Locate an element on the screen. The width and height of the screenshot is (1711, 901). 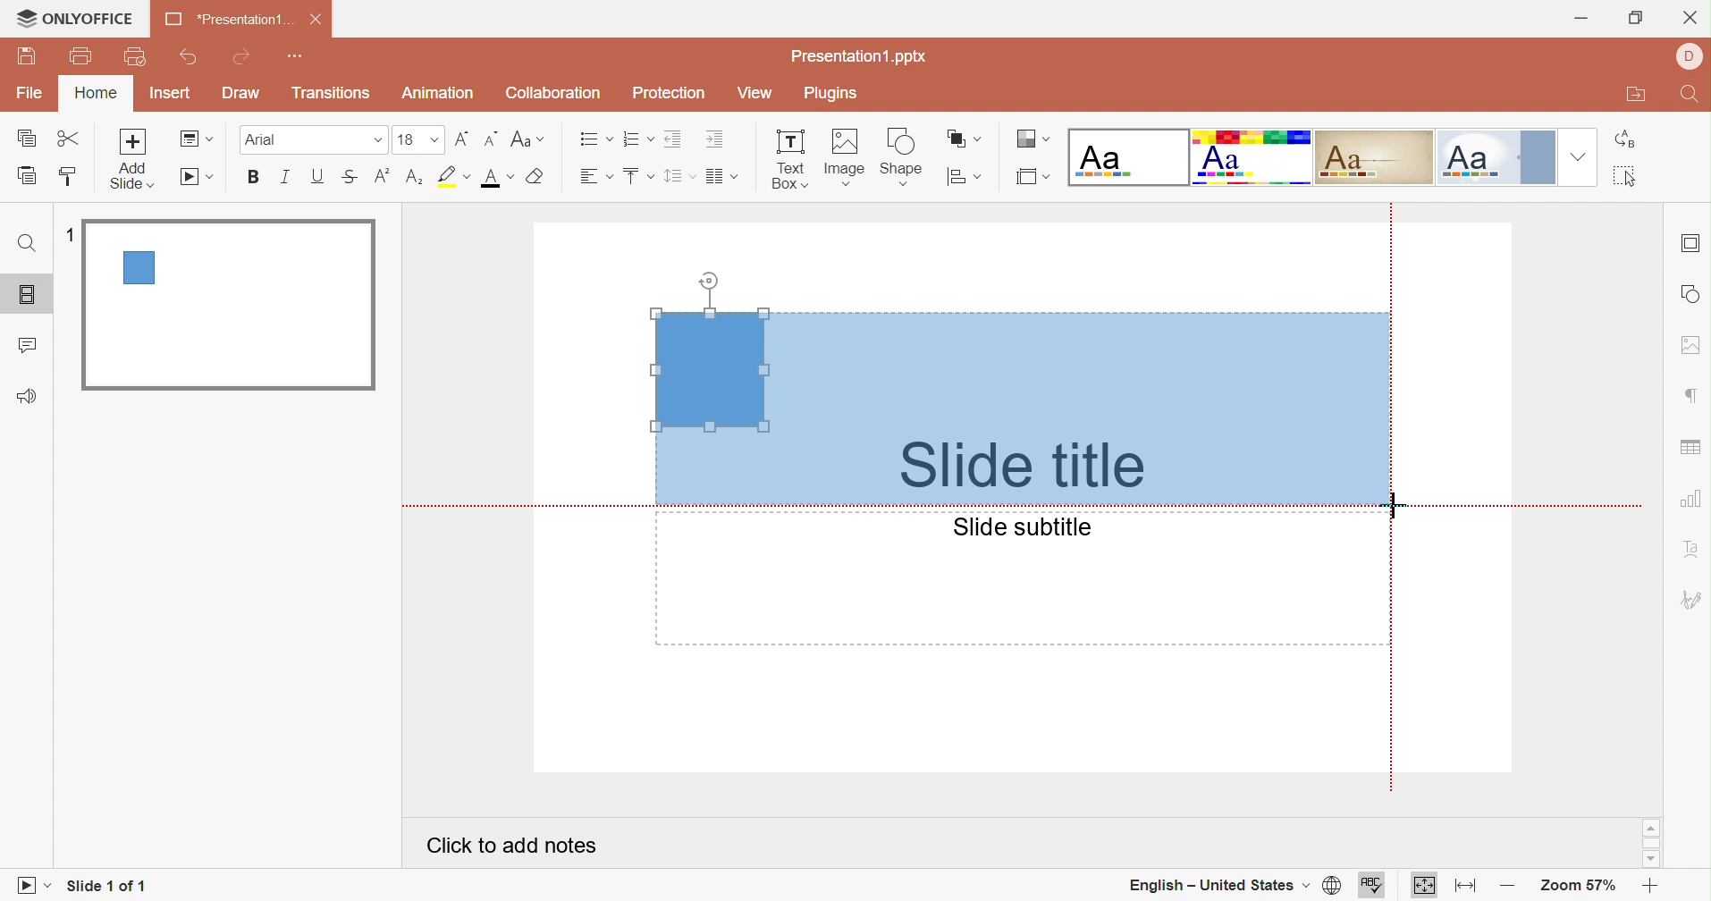
Change slide size is located at coordinates (1032, 177).